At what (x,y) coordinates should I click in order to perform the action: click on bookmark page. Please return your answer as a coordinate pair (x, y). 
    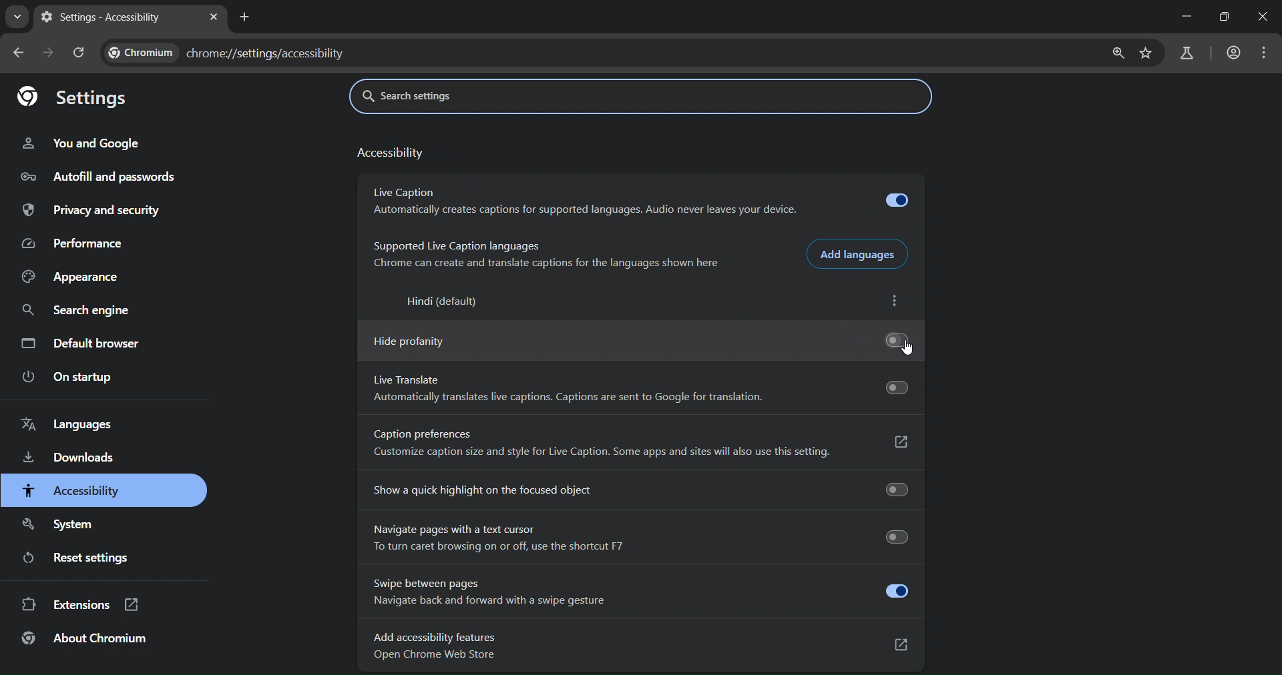
    Looking at the image, I should click on (1146, 55).